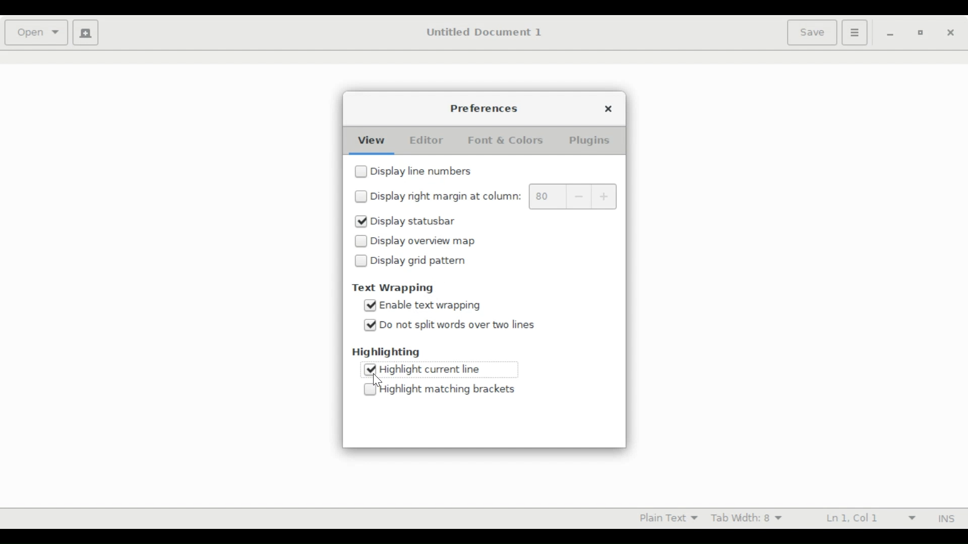  I want to click on Editor, so click(428, 142).